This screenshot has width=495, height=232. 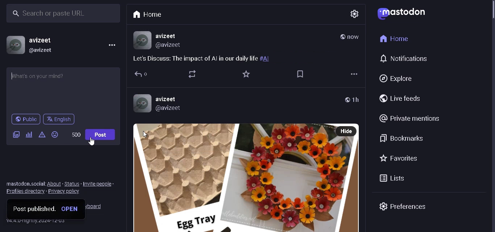 I want to click on public post, so click(x=345, y=99).